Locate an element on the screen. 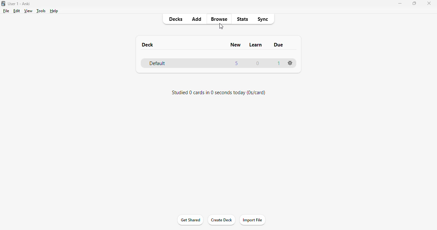  import file is located at coordinates (252, 220).